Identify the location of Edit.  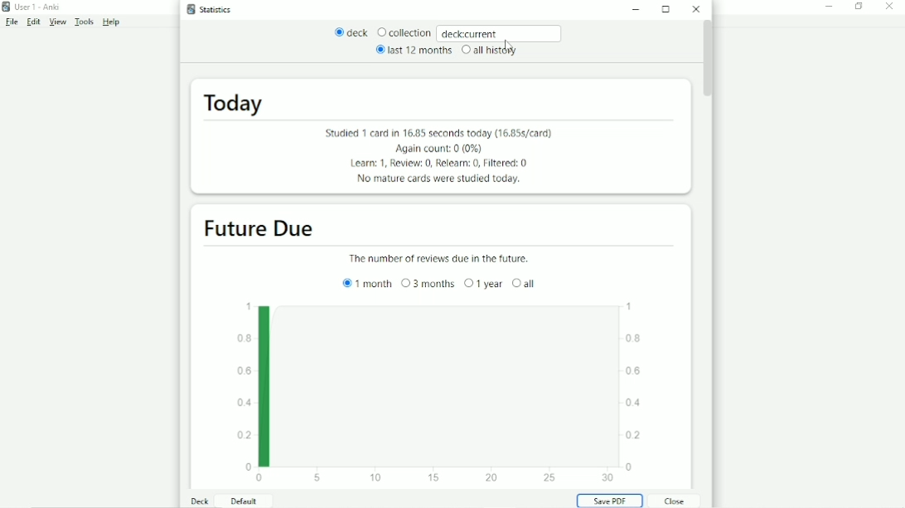
(31, 23).